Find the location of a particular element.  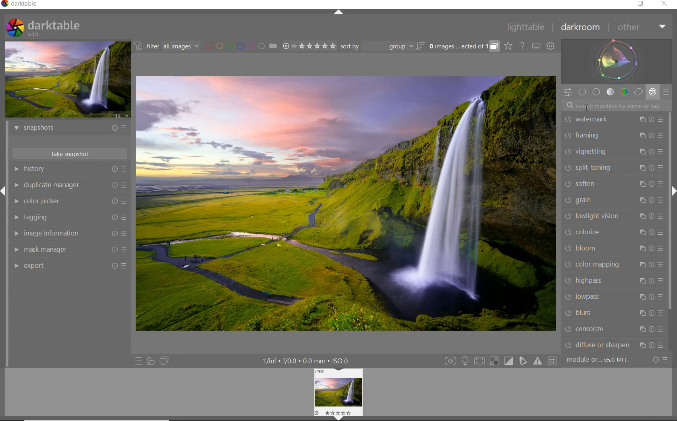

soften is located at coordinates (614, 184).